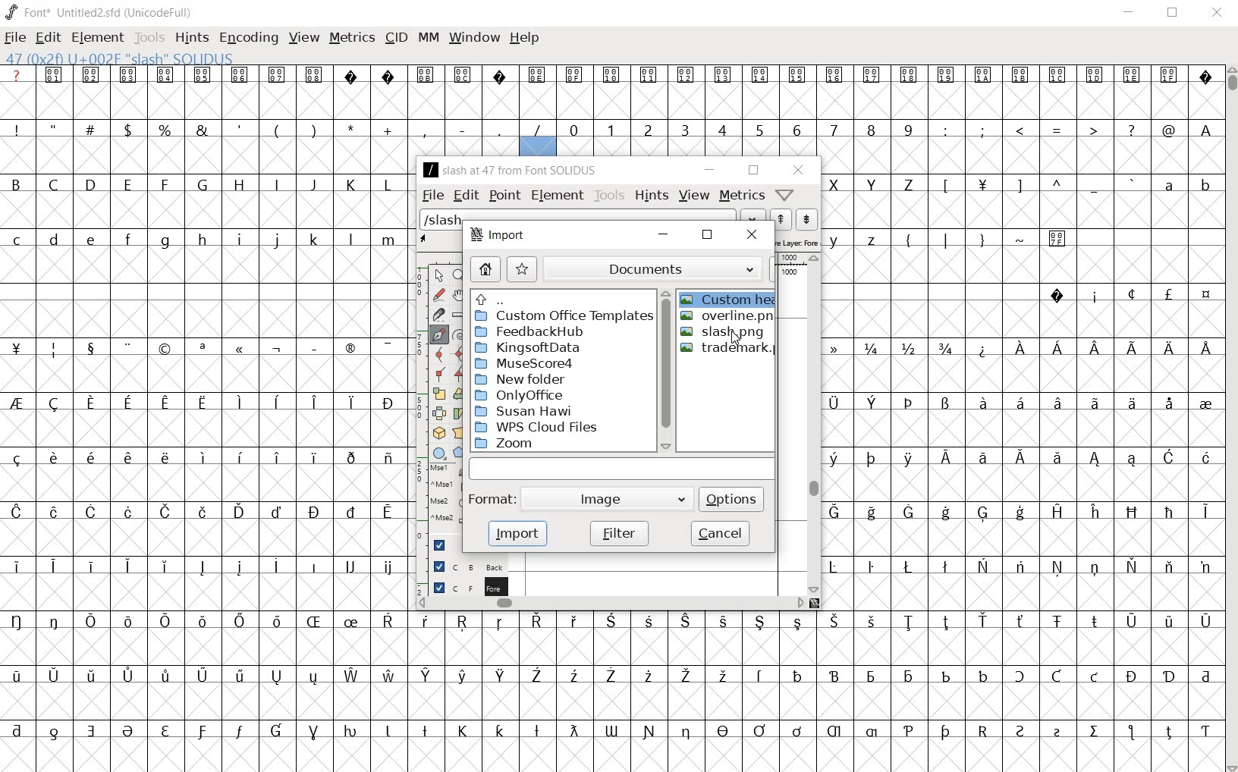 The height and width of the screenshot is (772, 1238). I want to click on special letters, so click(209, 567).